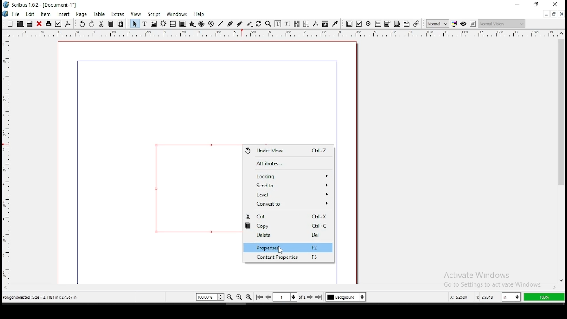  Describe the element at coordinates (19, 23) in the screenshot. I see `open` at that location.